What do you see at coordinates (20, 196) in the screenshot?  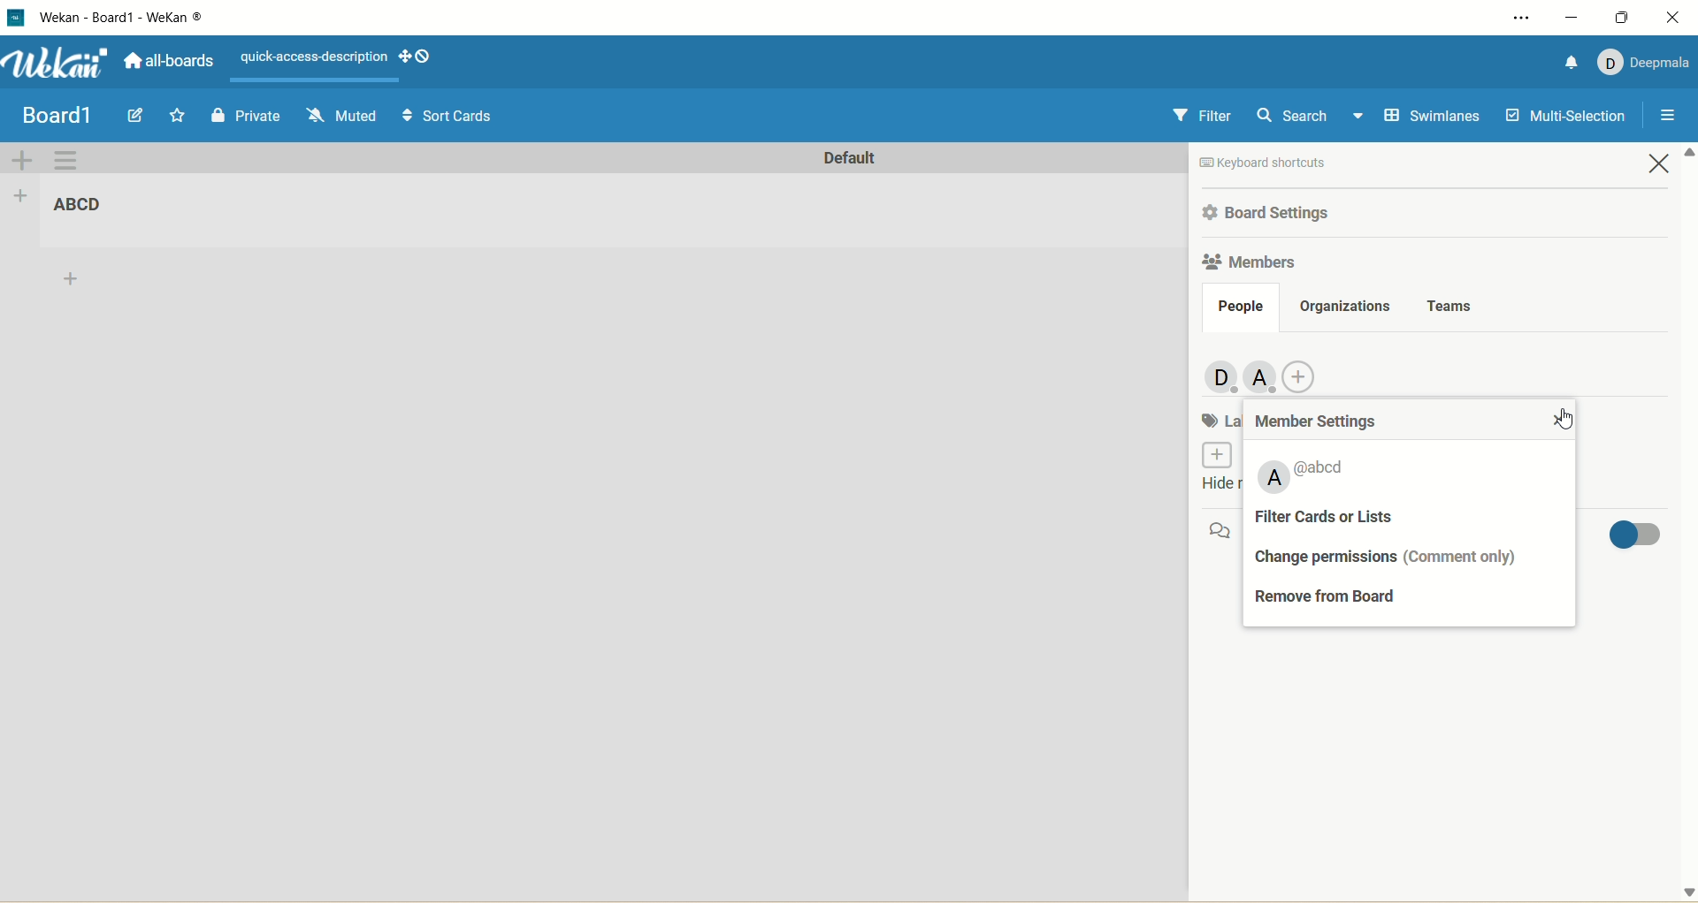 I see `add list` at bounding box center [20, 196].